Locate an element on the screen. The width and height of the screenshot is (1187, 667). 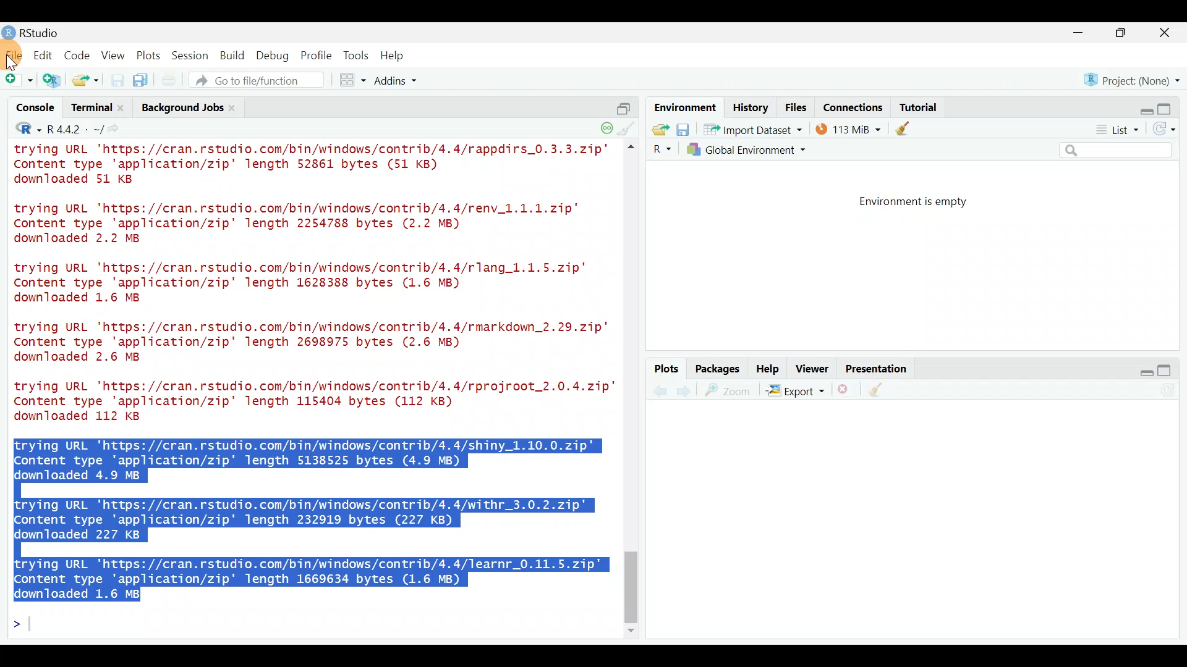
Viewer is located at coordinates (812, 370).